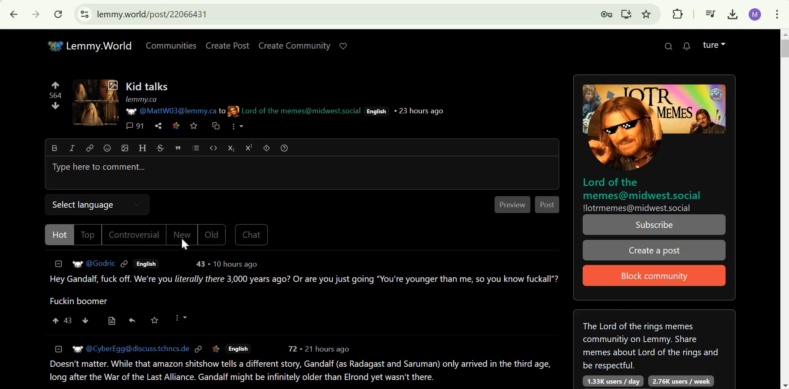 The image size is (789, 389). What do you see at coordinates (138, 348) in the screenshot?
I see `username` at bounding box center [138, 348].